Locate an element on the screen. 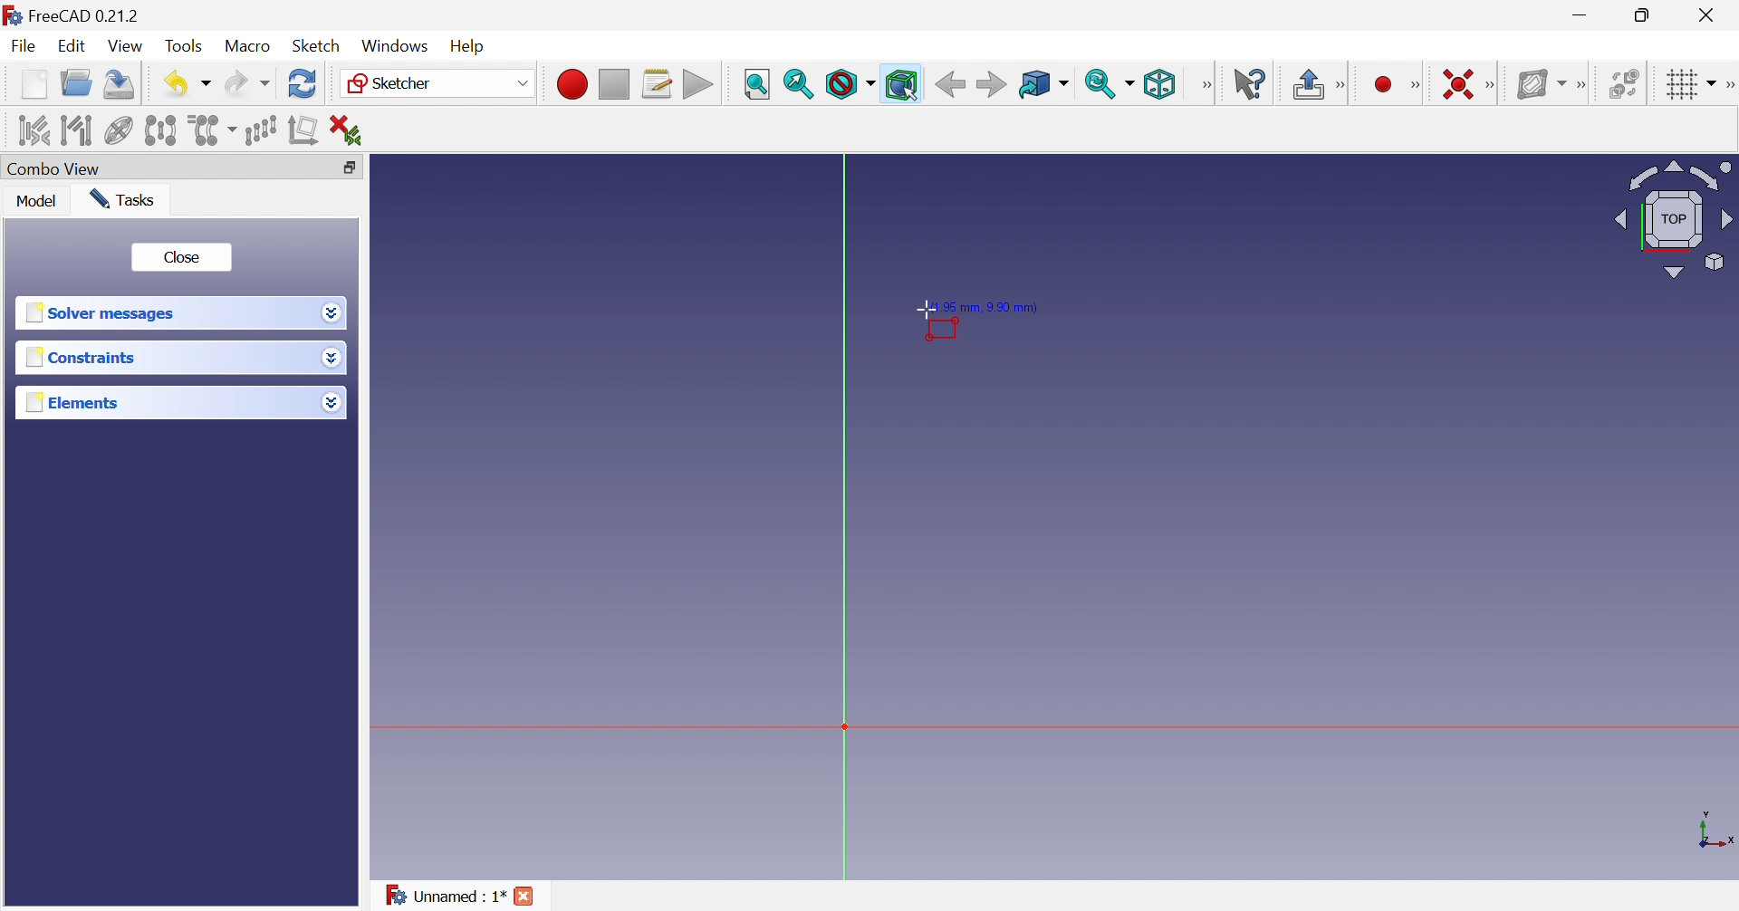 The image size is (1739, 911). Windows is located at coordinates (394, 47).